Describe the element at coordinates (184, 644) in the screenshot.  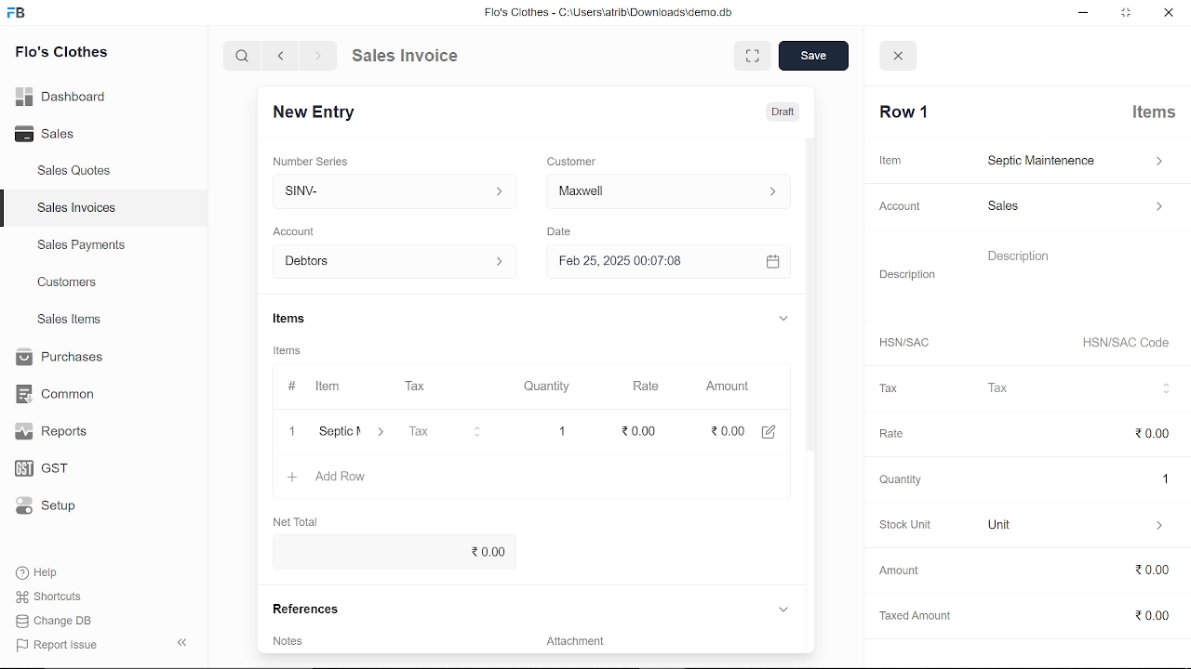
I see `collapse` at that location.